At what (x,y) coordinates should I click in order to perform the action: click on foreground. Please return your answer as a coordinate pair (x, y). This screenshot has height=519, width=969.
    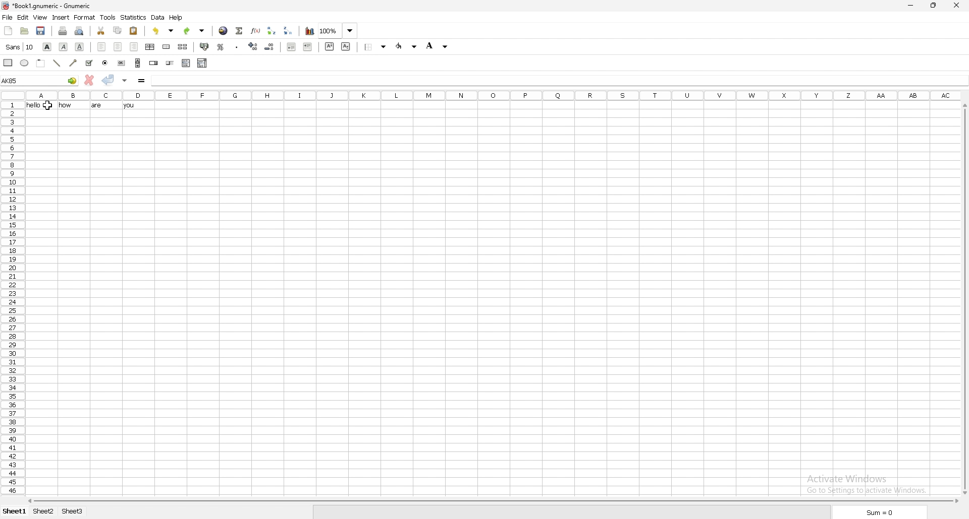
    Looking at the image, I should click on (406, 46).